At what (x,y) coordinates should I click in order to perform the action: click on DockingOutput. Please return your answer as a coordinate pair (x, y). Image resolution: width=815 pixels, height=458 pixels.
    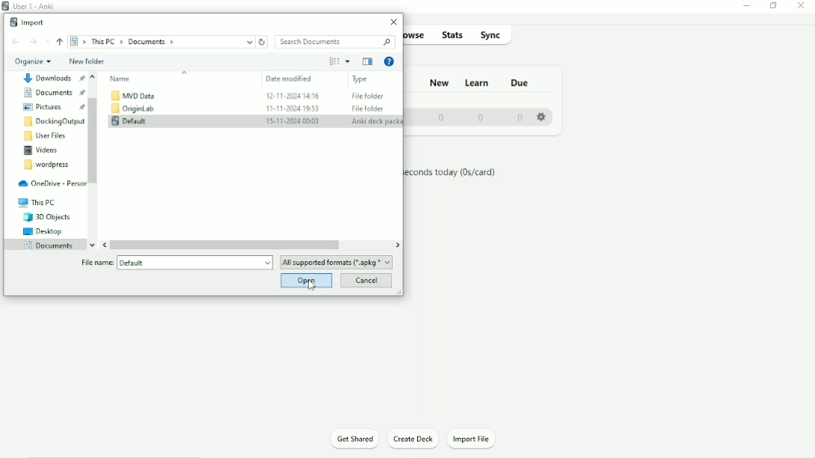
    Looking at the image, I should click on (54, 122).